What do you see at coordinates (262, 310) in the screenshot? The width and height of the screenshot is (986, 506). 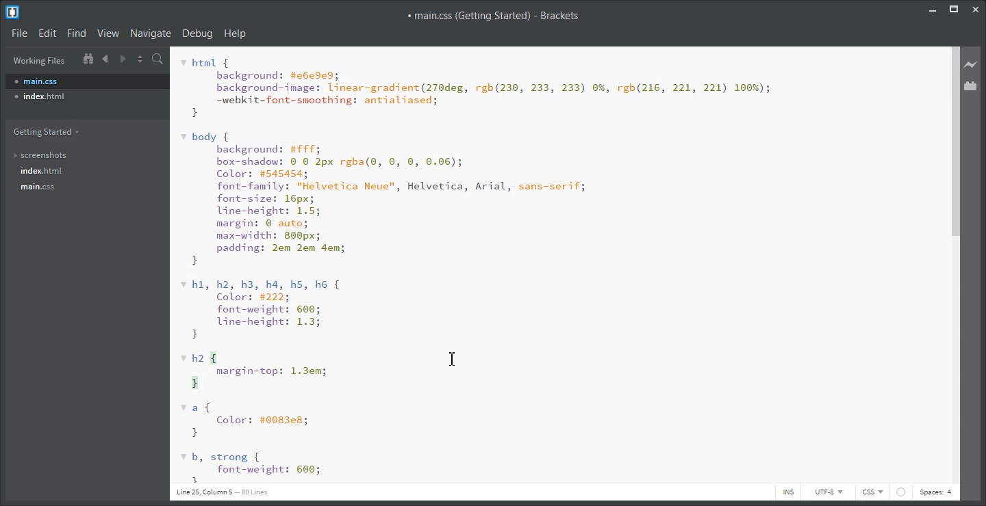 I see `hl, h2, h3, h4, hs, h6 {
Color: #222;
font-weight: 600;
line-height: 1.3;

1` at bounding box center [262, 310].